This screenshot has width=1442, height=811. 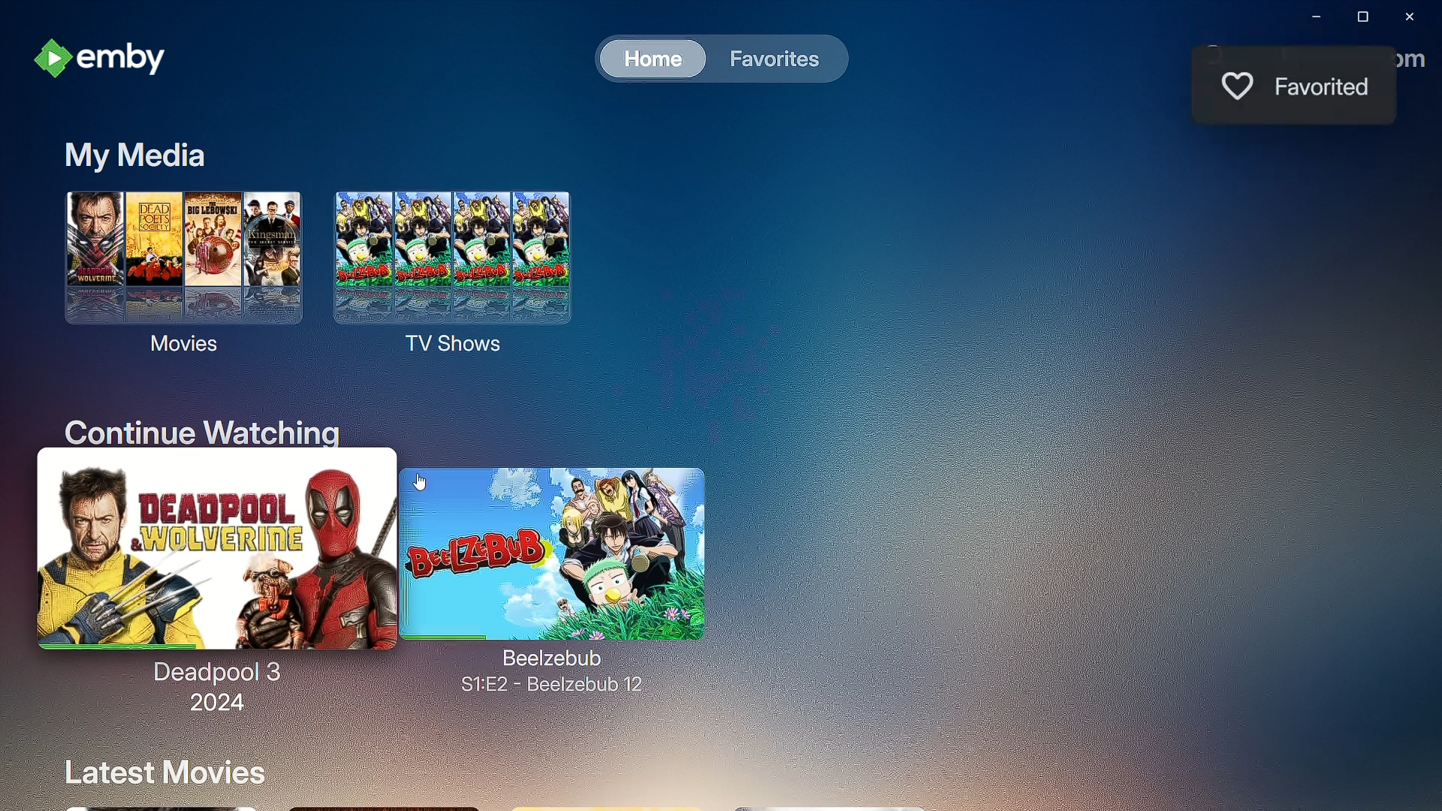 What do you see at coordinates (569, 562) in the screenshot?
I see `Beelzebub` at bounding box center [569, 562].